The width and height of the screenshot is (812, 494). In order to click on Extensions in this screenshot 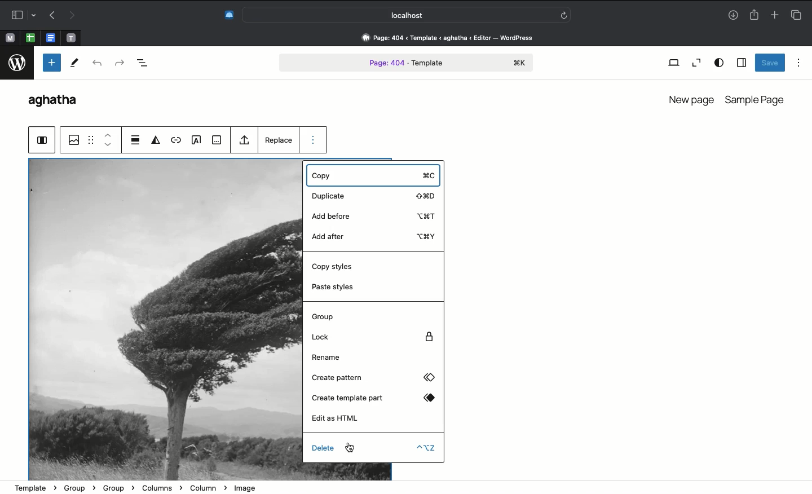, I will do `click(228, 16)`.